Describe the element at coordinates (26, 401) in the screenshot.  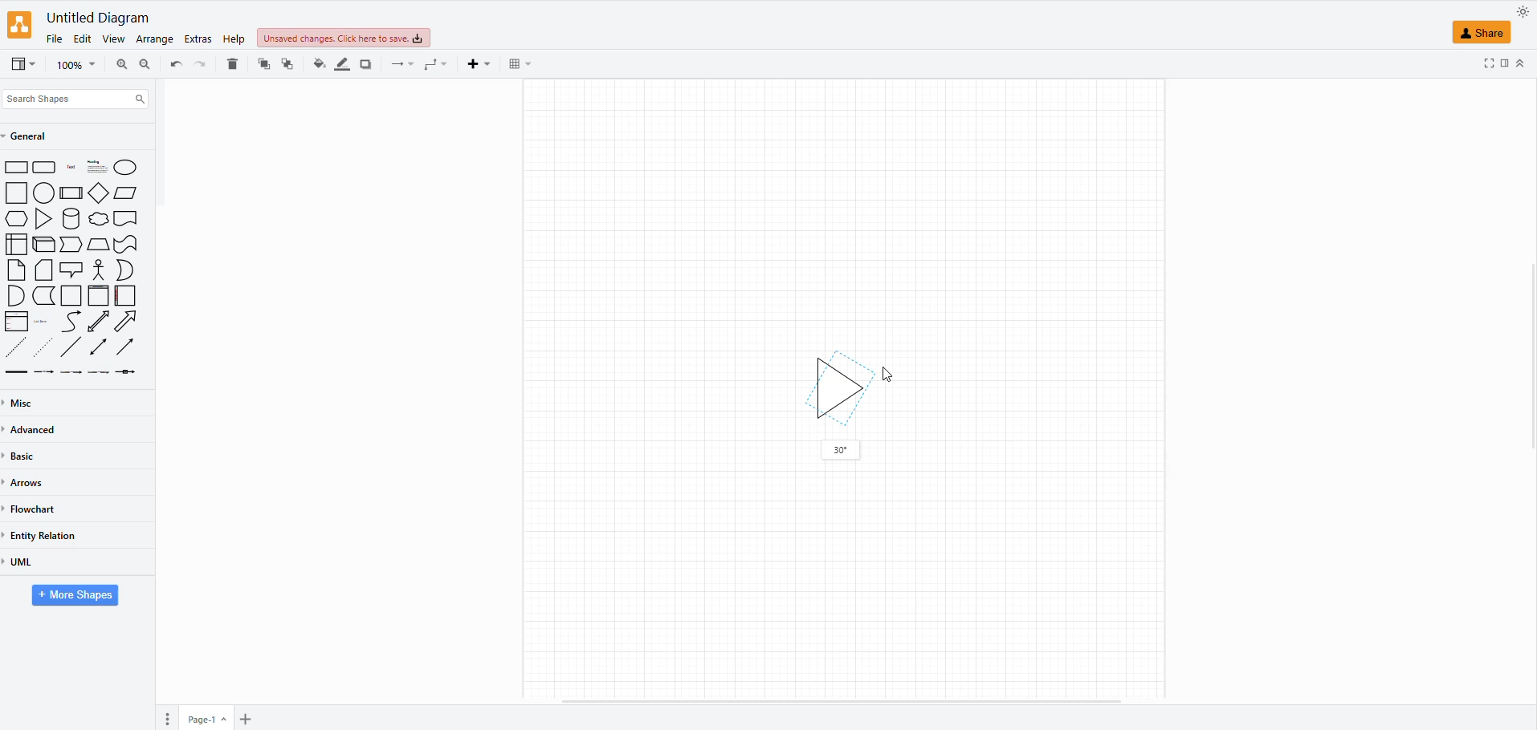
I see `miscellaneous` at that location.